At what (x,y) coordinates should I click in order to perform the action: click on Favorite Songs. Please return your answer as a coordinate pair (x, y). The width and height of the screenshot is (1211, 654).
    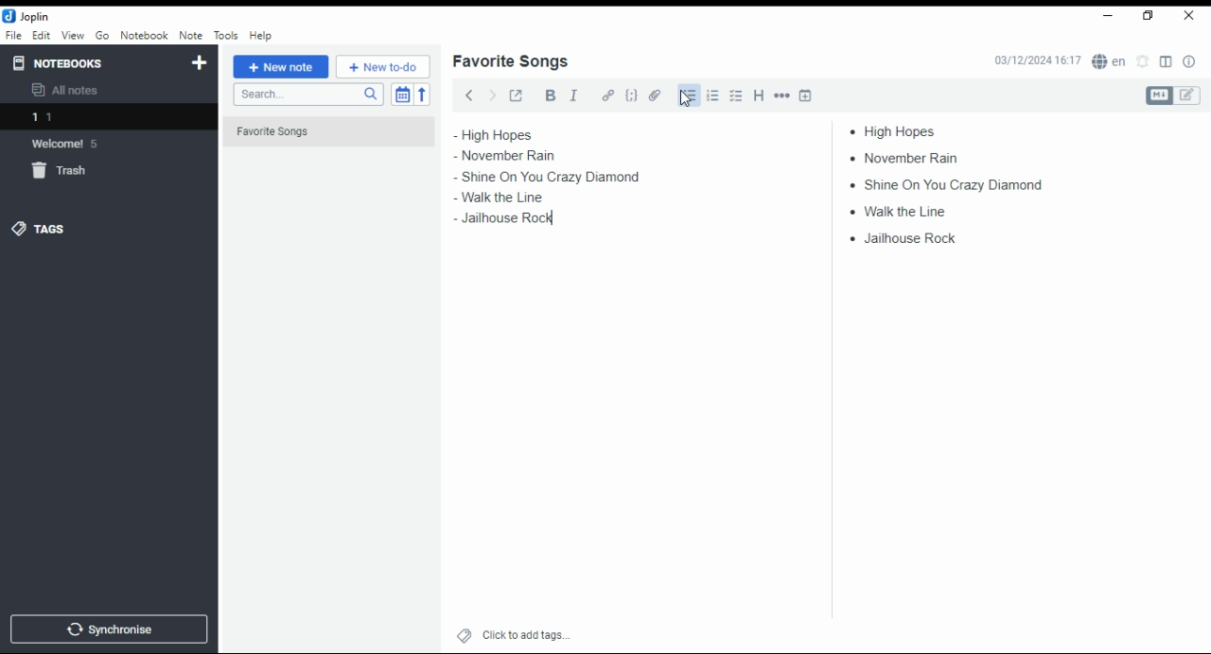
    Looking at the image, I should click on (319, 132).